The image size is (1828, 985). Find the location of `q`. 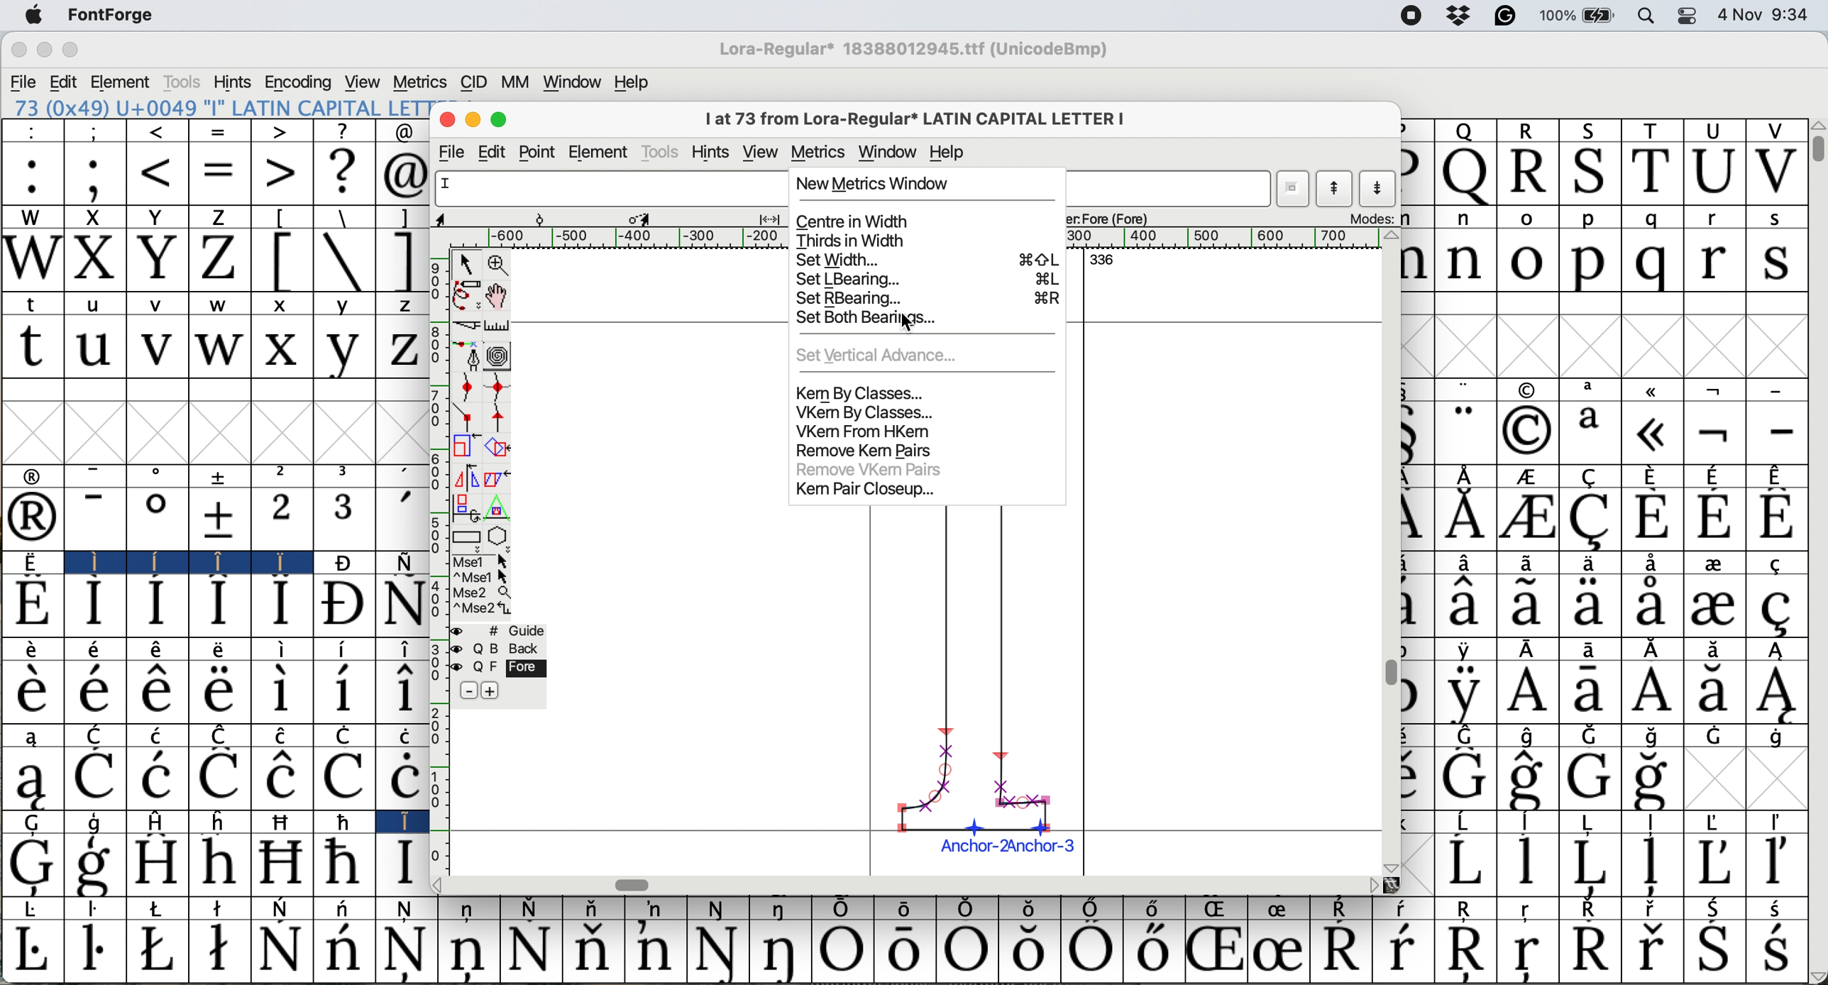

q is located at coordinates (1650, 218).